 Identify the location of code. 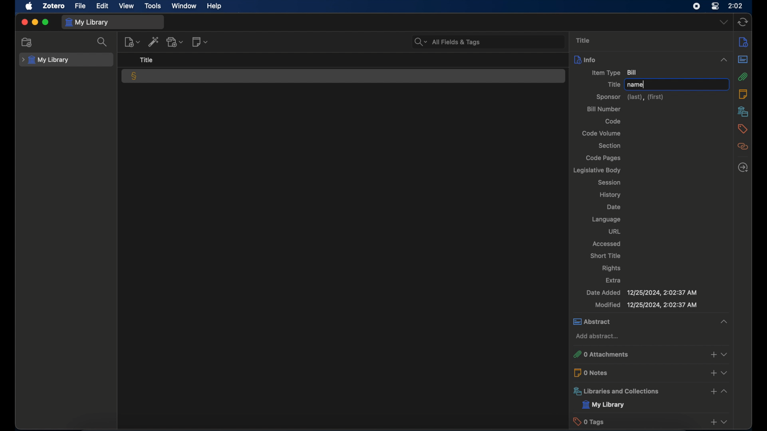
(613, 121).